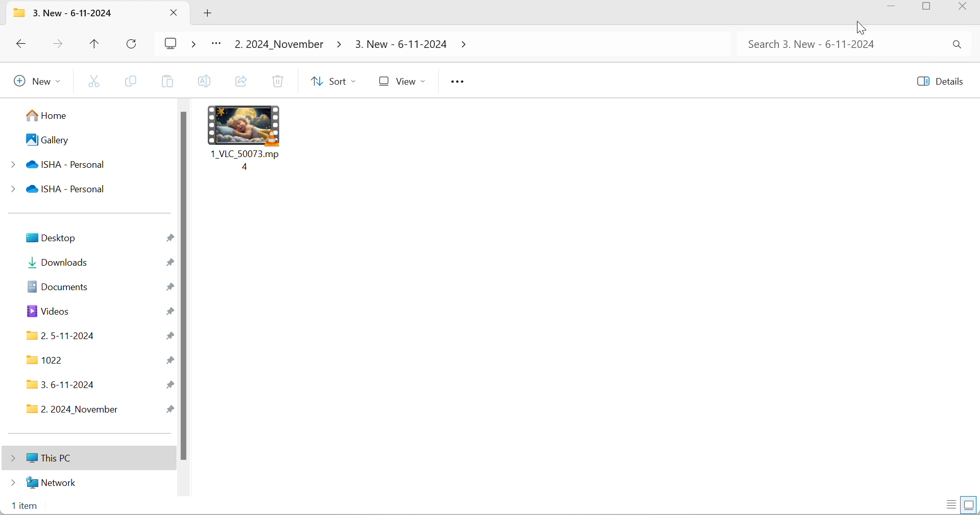 Image resolution: width=980 pixels, height=515 pixels. What do you see at coordinates (168, 312) in the screenshot?
I see `Pin` at bounding box center [168, 312].